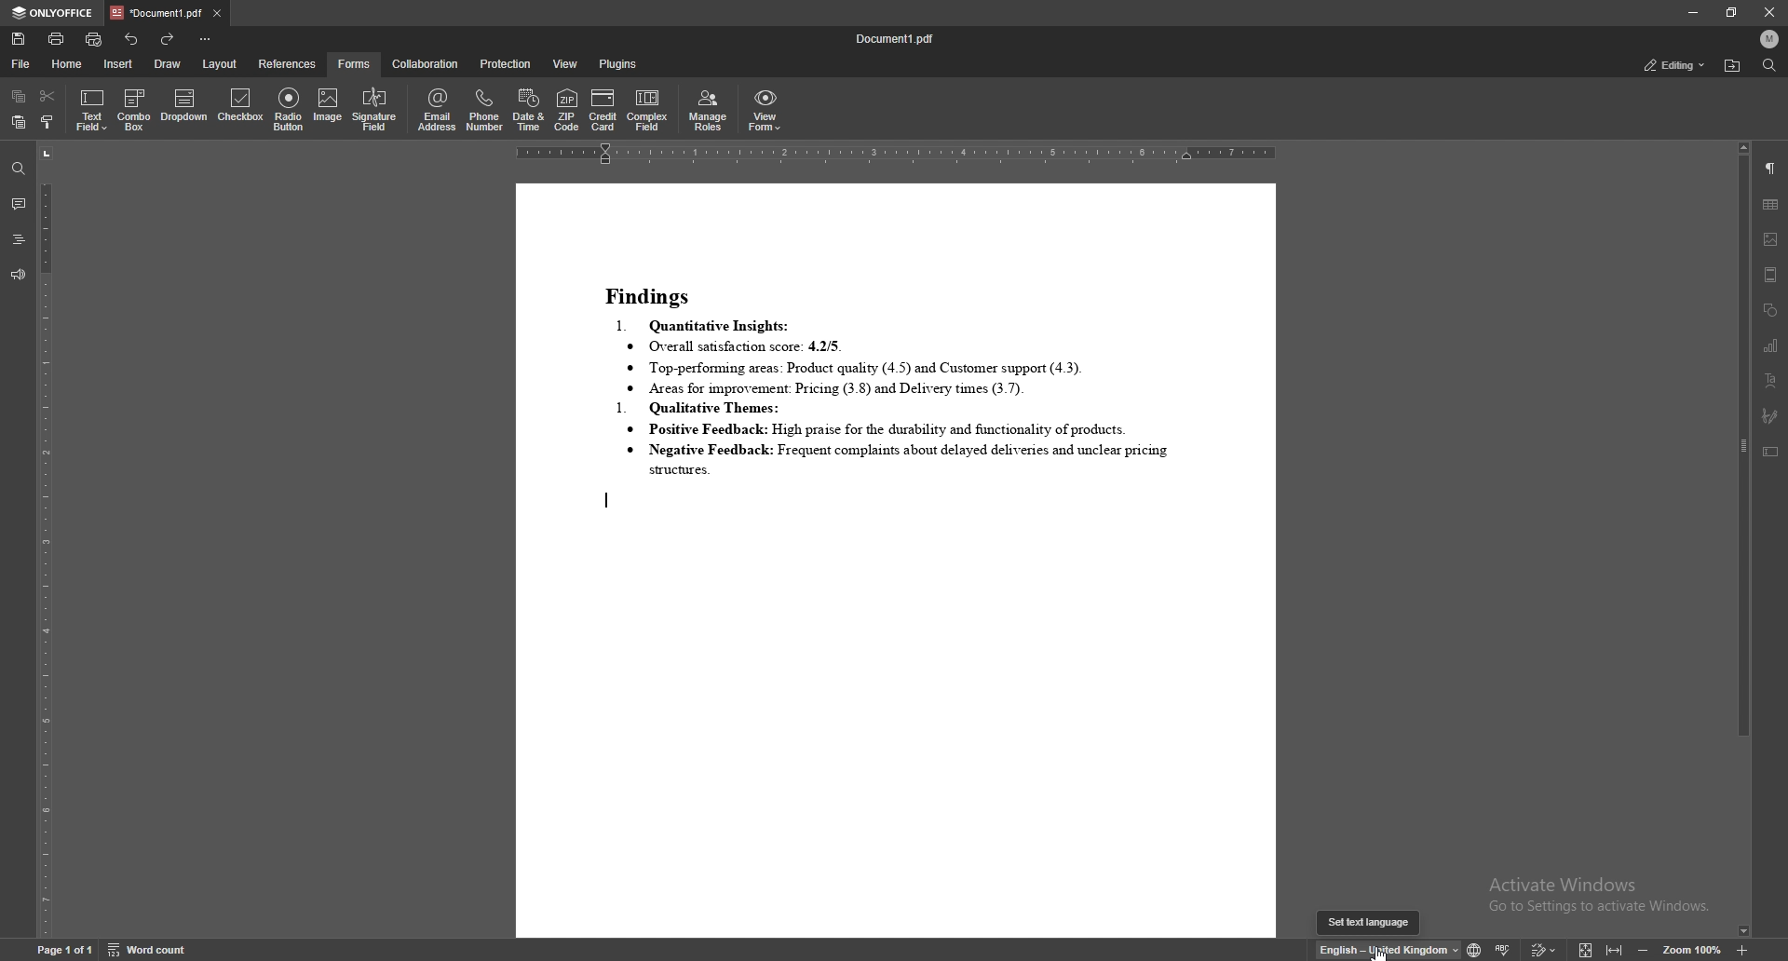 Image resolution: width=1788 pixels, height=961 pixels. I want to click on chart, so click(1772, 345).